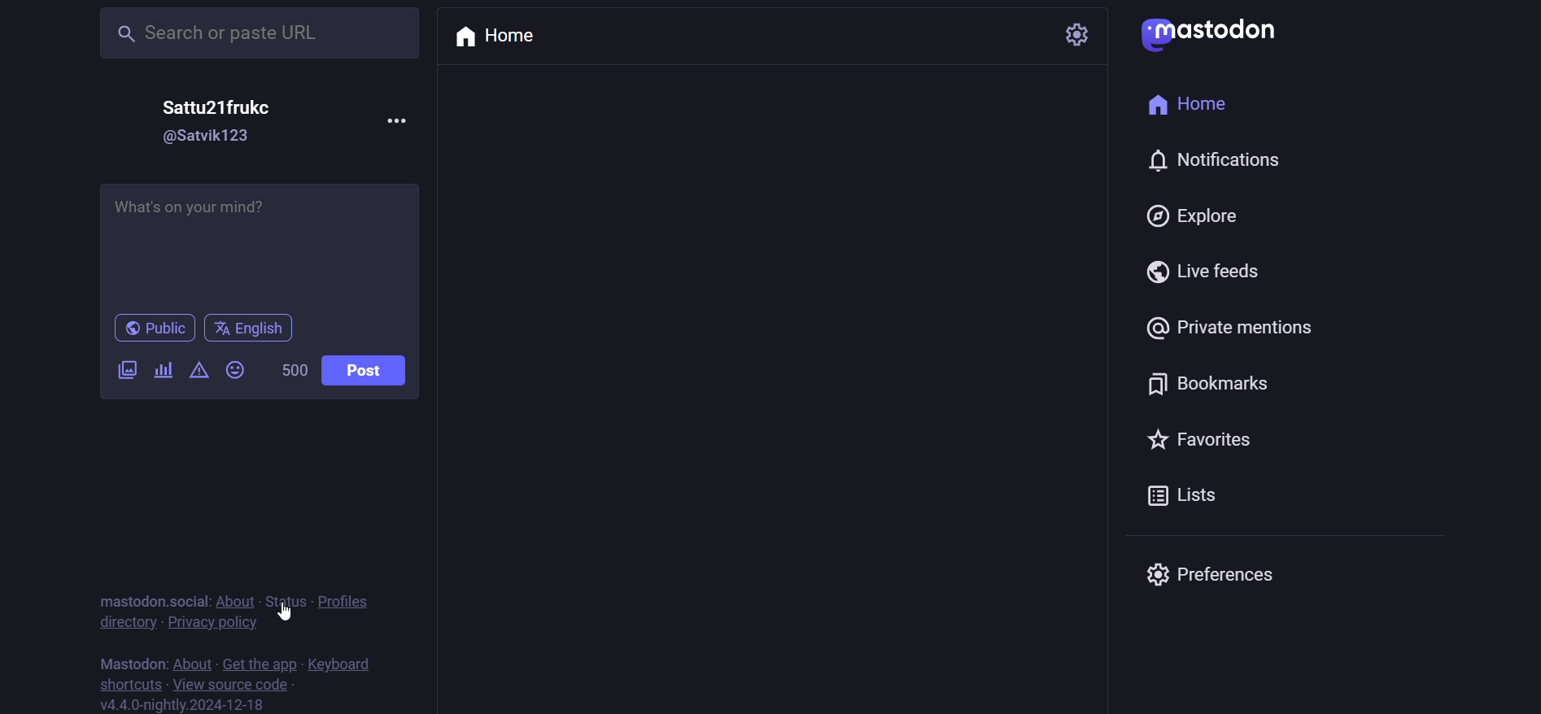 This screenshot has height=714, width=1541. What do you see at coordinates (1228, 328) in the screenshot?
I see `private mention` at bounding box center [1228, 328].